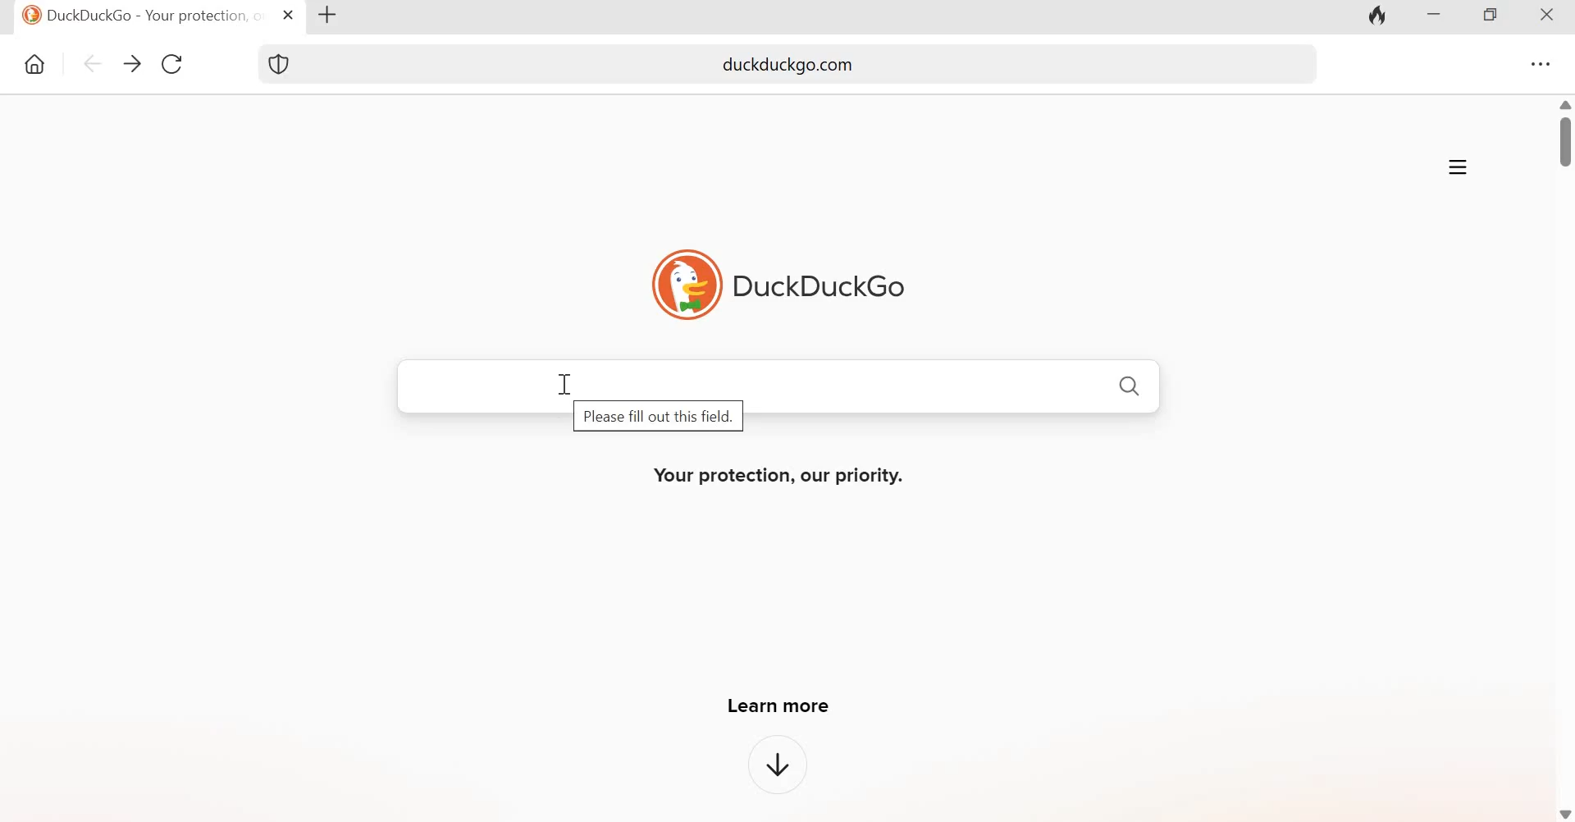 Image resolution: width=1575 pixels, height=822 pixels. Describe the element at coordinates (1542, 62) in the screenshot. I see `Settings` at that location.